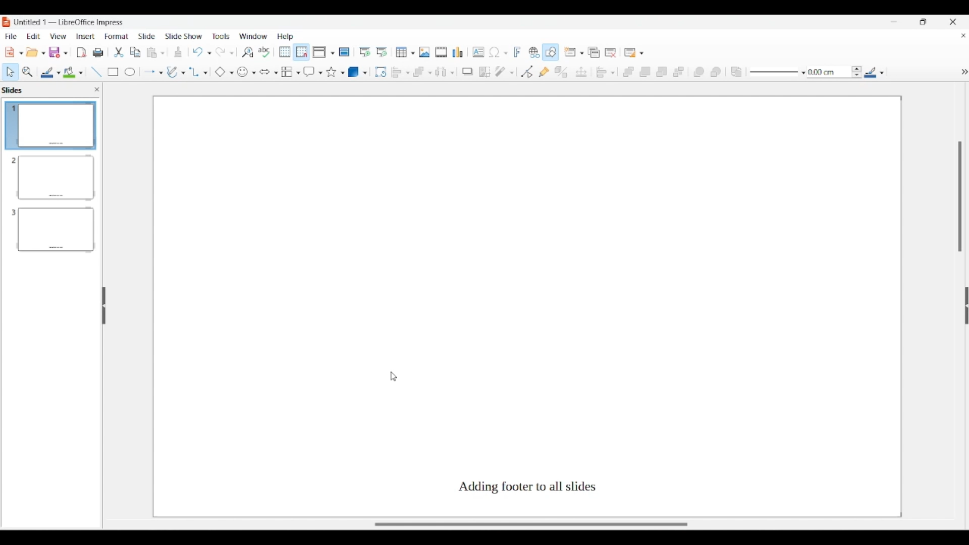  I want to click on Bring to front, so click(628, 72).